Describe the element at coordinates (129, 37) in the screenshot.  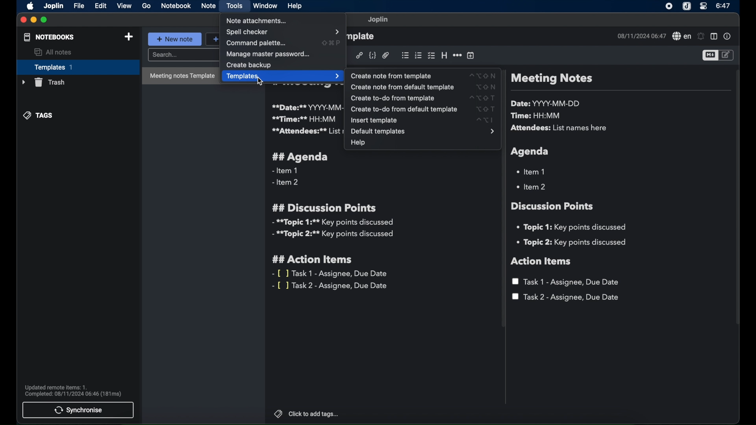
I see `add note` at that location.